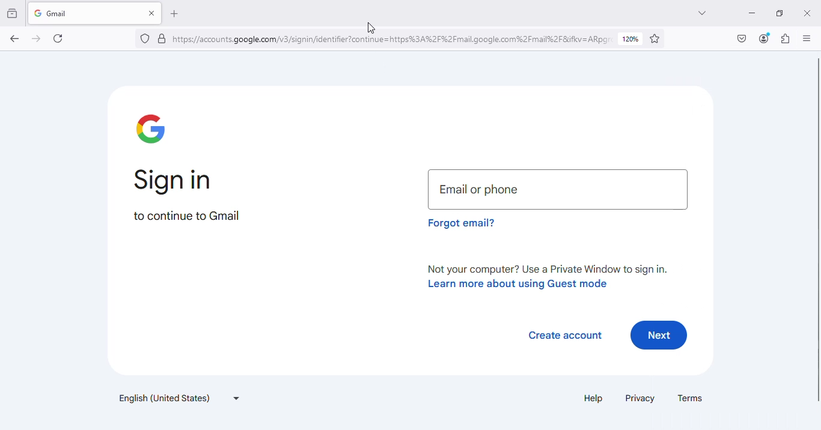 This screenshot has height=430, width=821. Describe the element at coordinates (557, 189) in the screenshot. I see `email or phone` at that location.